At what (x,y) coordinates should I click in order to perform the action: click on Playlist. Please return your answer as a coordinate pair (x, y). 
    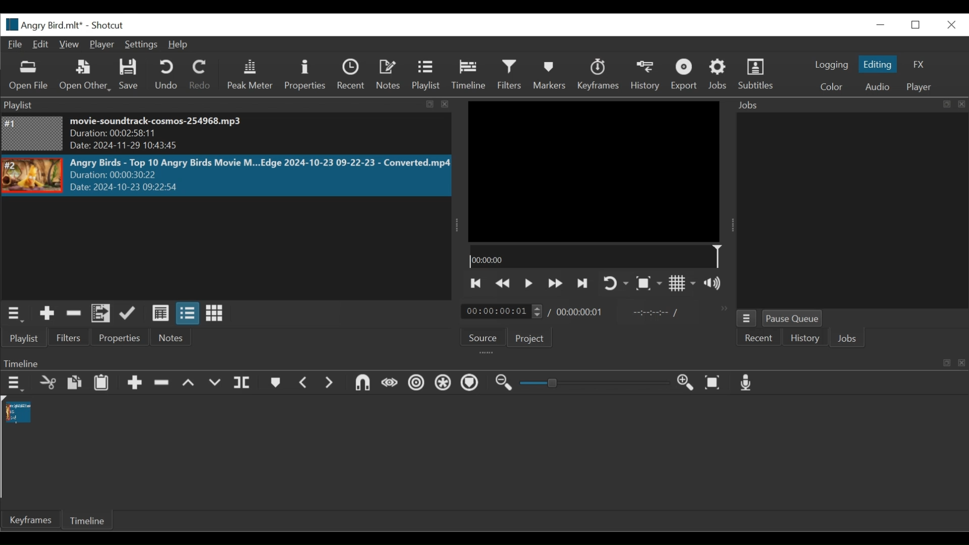
    Looking at the image, I should click on (28, 338).